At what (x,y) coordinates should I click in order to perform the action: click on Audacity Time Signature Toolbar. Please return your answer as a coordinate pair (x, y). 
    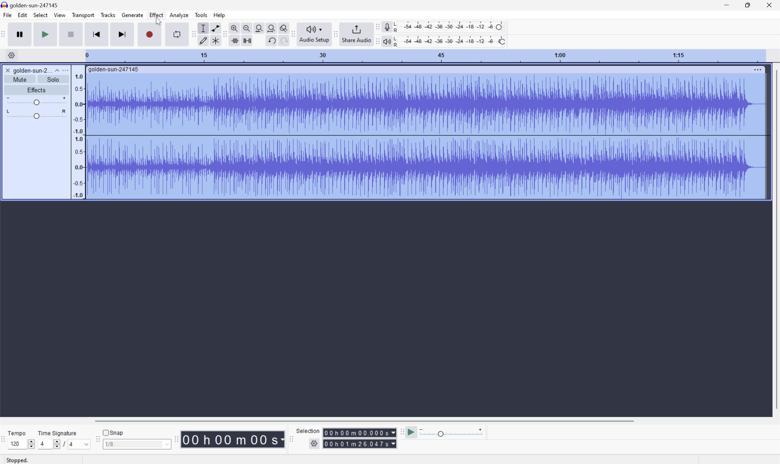
    Looking at the image, I should click on (5, 441).